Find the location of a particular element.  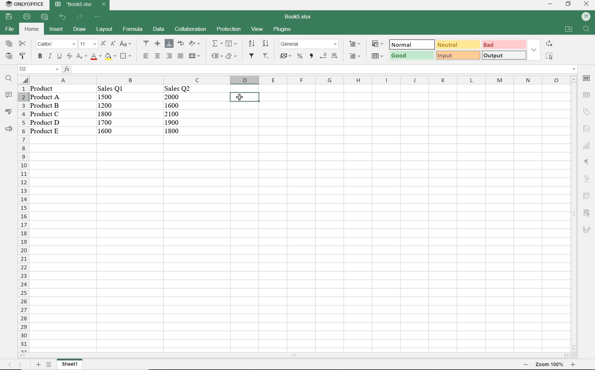

redo is located at coordinates (80, 17).